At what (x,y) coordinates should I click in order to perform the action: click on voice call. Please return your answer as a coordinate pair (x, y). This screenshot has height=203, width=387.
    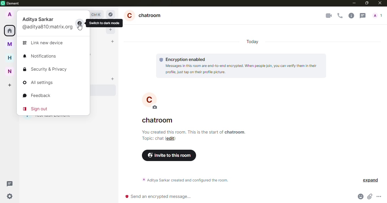
    Looking at the image, I should click on (339, 15).